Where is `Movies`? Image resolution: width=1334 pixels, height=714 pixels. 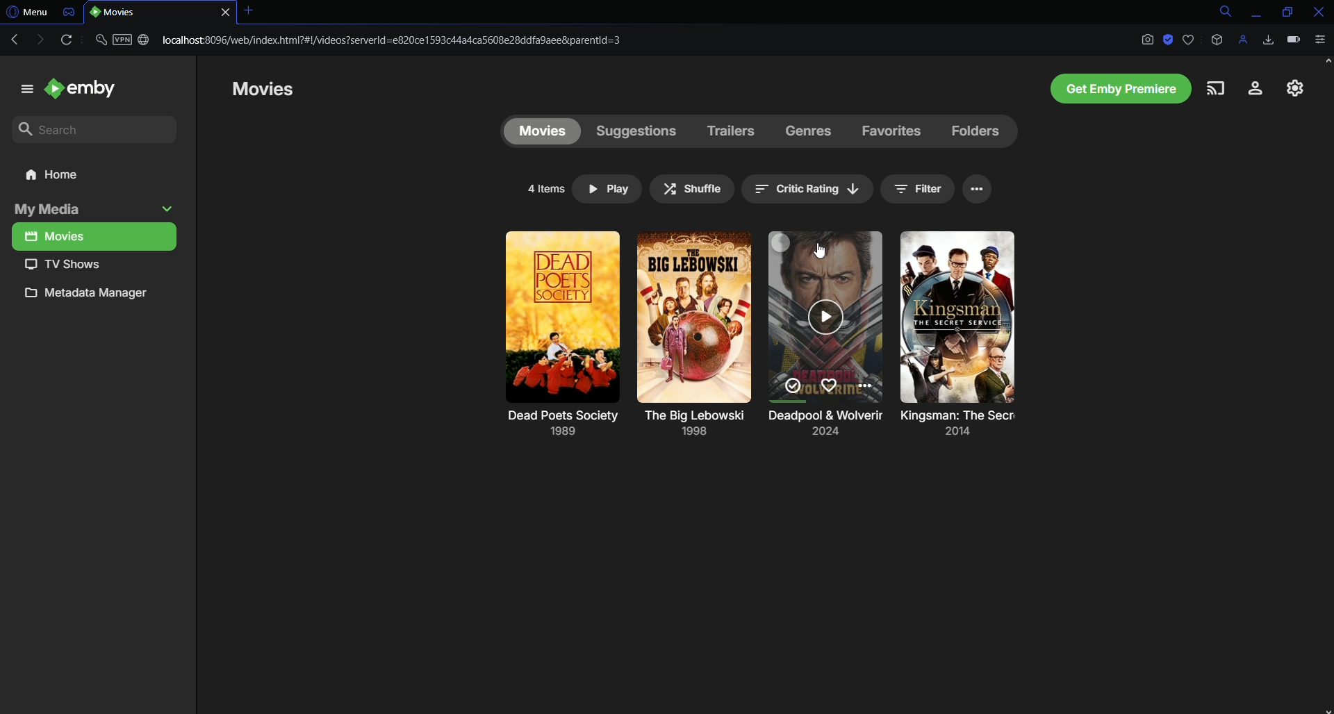
Movies is located at coordinates (541, 132).